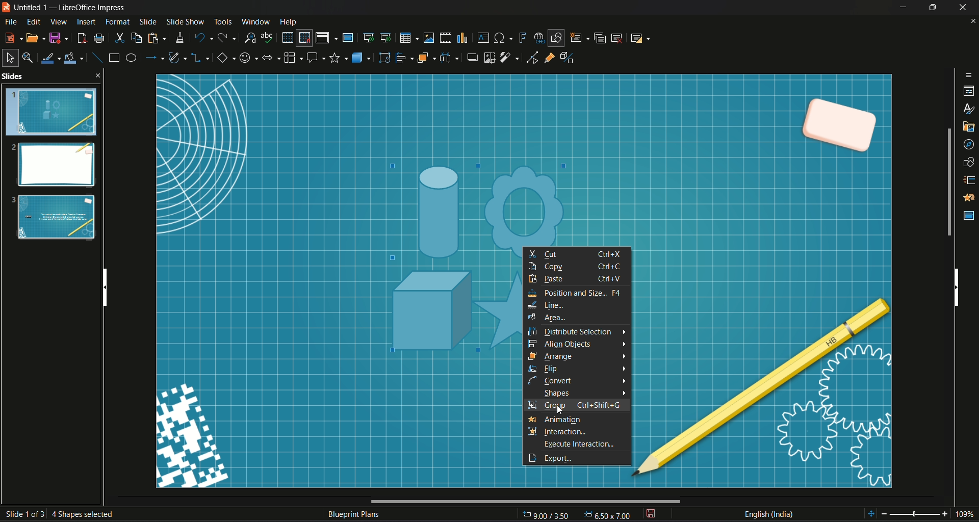 The image size is (979, 522). Describe the element at coordinates (81, 38) in the screenshot. I see `export` at that location.